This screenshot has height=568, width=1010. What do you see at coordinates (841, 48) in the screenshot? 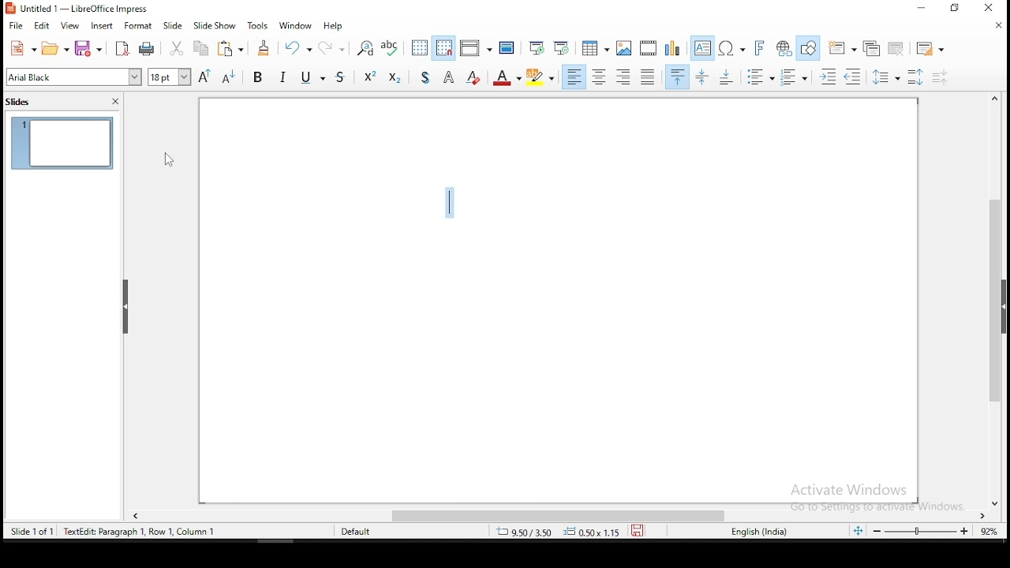
I see `new slide` at bounding box center [841, 48].